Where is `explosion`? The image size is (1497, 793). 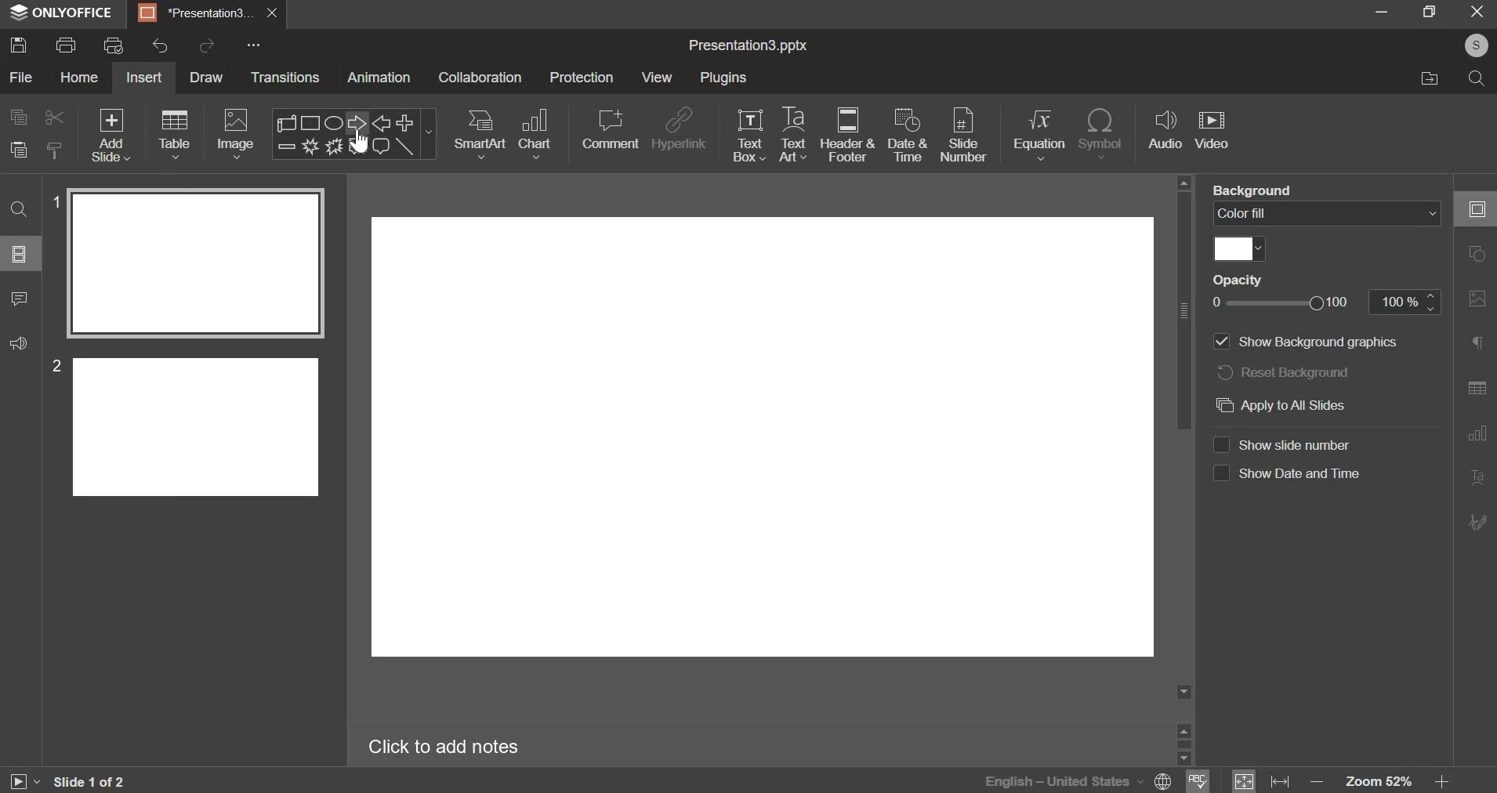
explosion is located at coordinates (308, 147).